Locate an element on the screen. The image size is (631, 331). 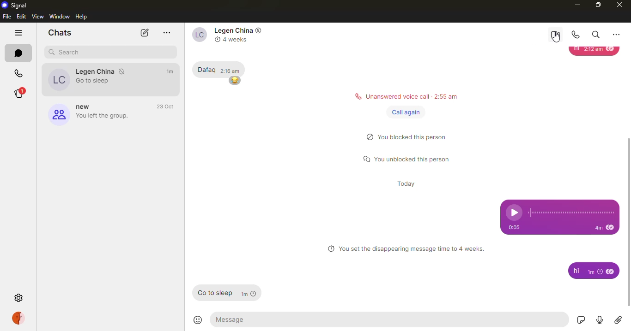
4 weeks is located at coordinates (237, 39).